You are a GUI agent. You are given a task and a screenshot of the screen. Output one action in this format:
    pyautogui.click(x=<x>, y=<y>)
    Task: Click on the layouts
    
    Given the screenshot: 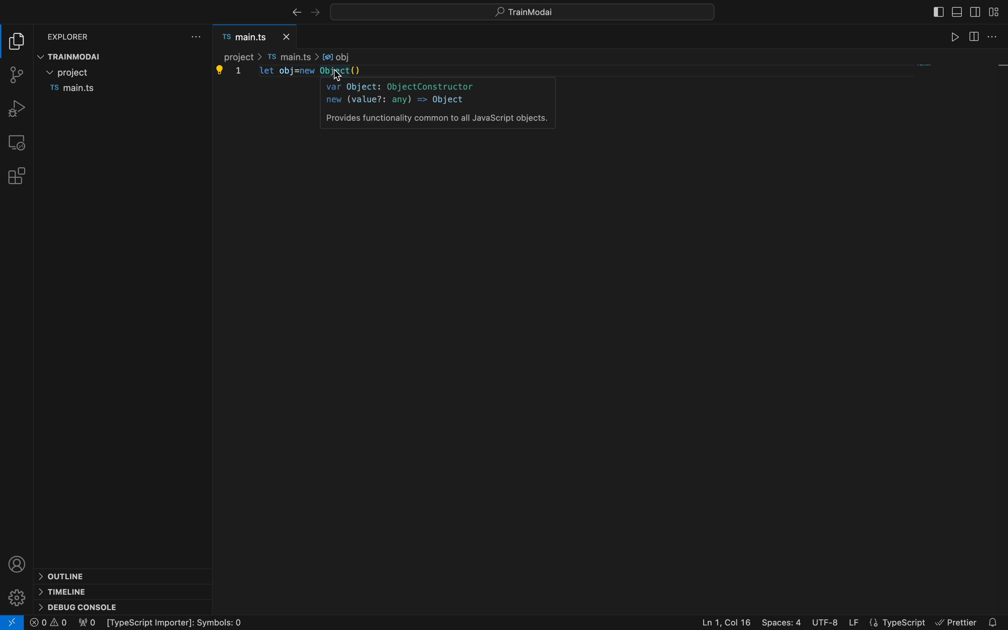 What is the action you would take?
    pyautogui.click(x=995, y=14)
    